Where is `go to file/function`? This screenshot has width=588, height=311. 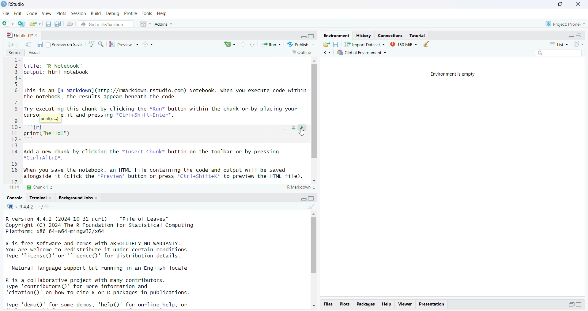
go to file/function is located at coordinates (106, 24).